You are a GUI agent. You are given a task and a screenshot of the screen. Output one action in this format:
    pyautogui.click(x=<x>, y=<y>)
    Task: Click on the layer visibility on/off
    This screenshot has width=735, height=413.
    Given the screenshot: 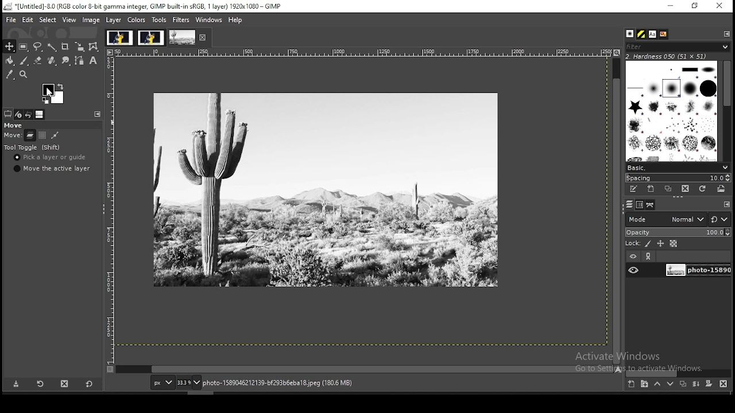 What is the action you would take?
    pyautogui.click(x=633, y=271)
    